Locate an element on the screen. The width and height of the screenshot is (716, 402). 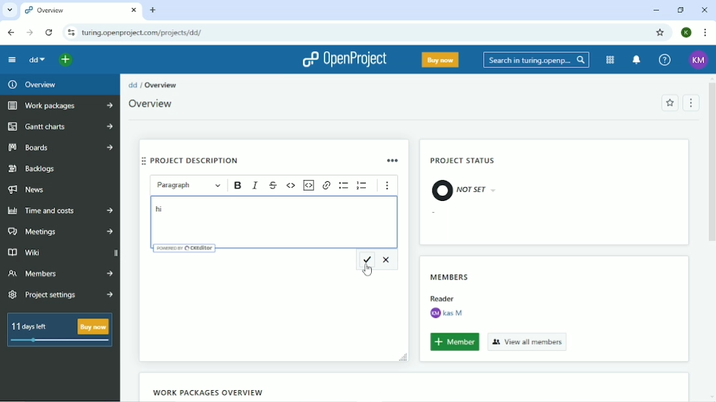
Members is located at coordinates (450, 274).